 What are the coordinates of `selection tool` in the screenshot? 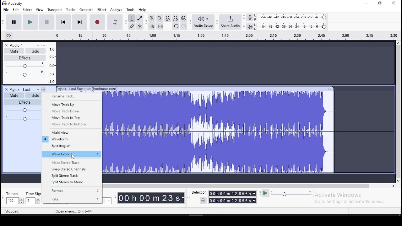 It's located at (132, 18).